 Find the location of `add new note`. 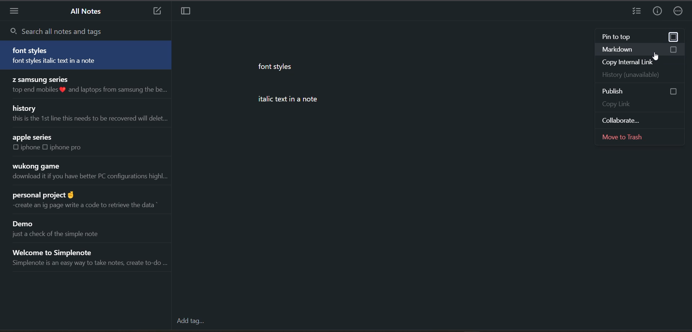

add new note is located at coordinates (156, 12).